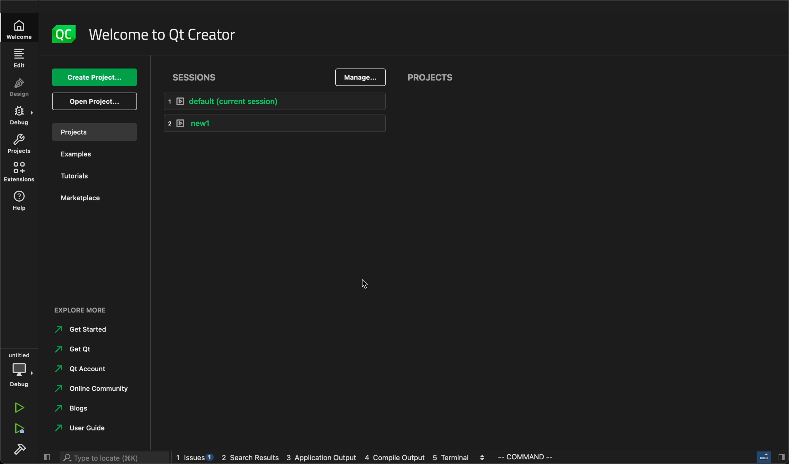  What do you see at coordinates (19, 144) in the screenshot?
I see `projects` at bounding box center [19, 144].